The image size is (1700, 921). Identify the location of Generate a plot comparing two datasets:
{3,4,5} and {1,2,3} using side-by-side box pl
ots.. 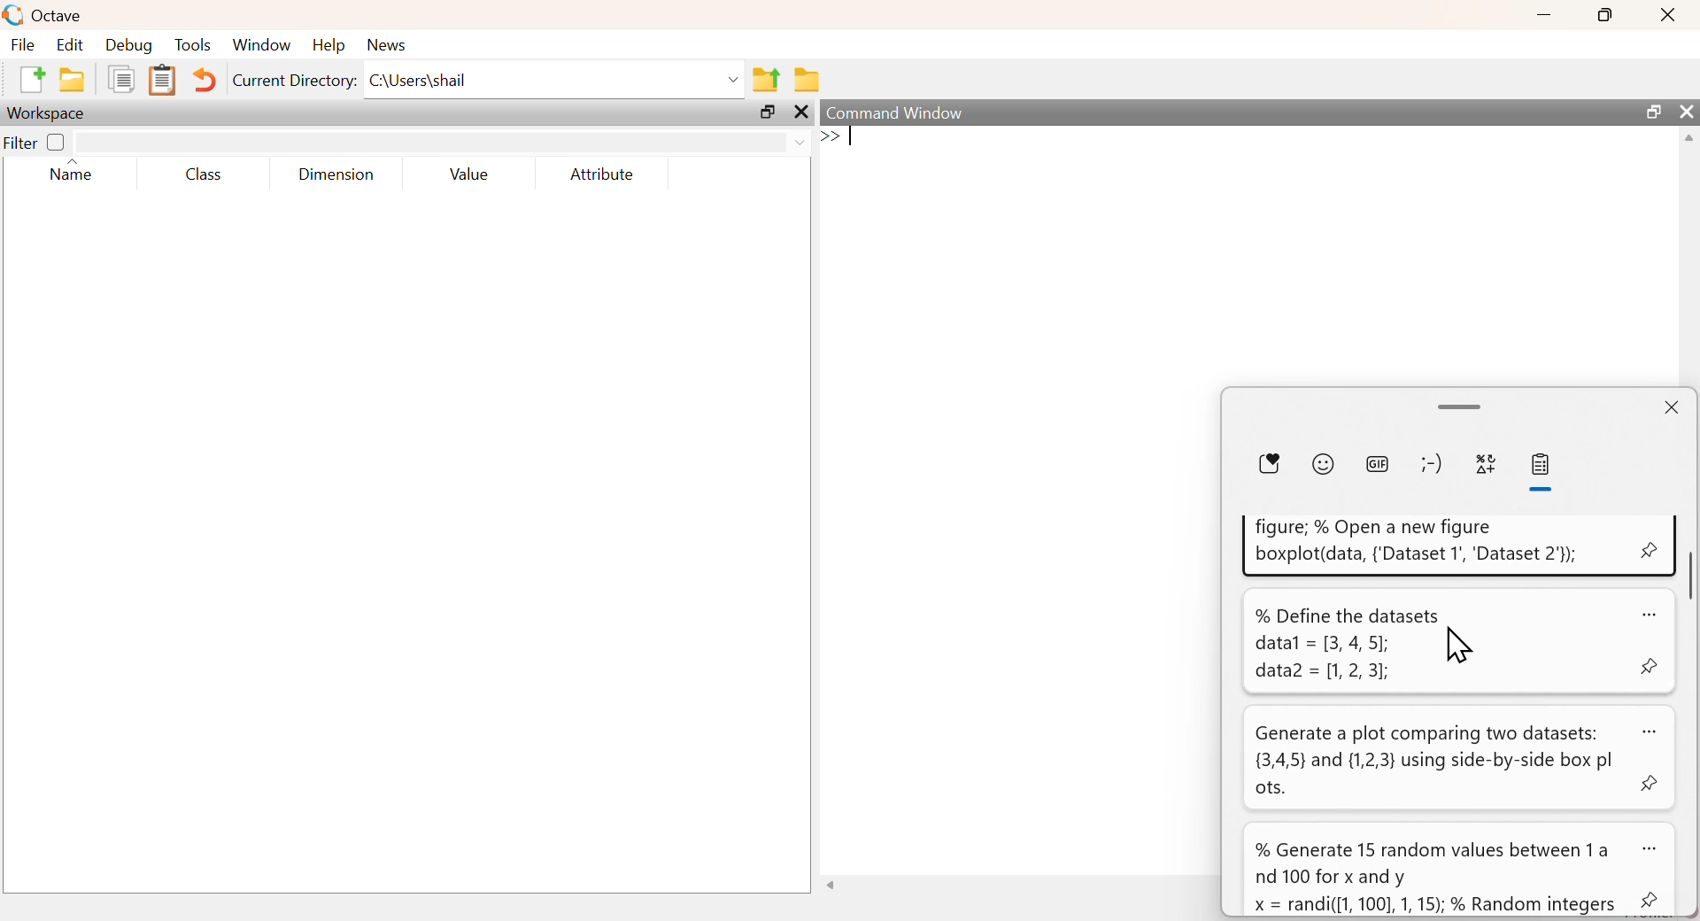
(1437, 761).